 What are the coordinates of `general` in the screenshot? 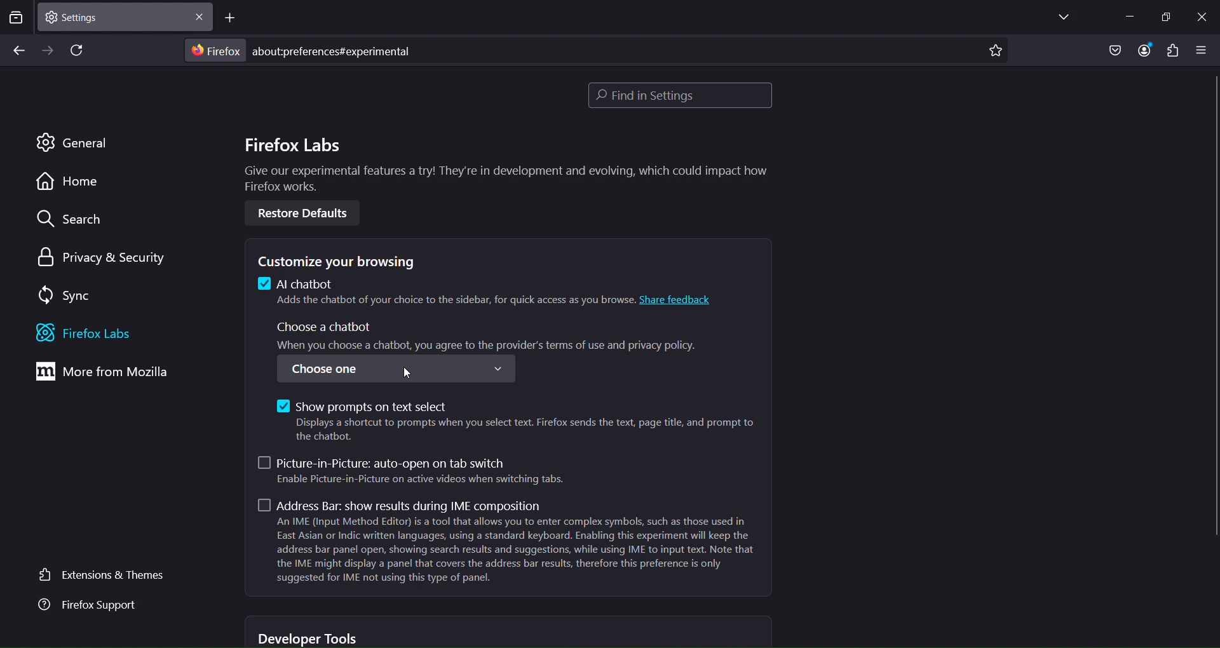 It's located at (78, 143).